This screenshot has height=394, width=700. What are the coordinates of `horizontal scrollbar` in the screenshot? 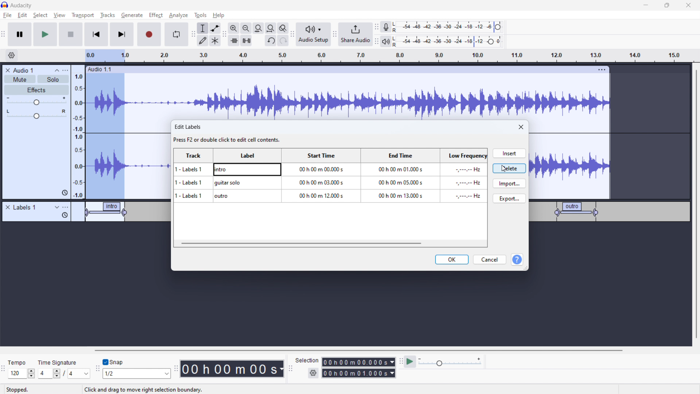 It's located at (301, 243).